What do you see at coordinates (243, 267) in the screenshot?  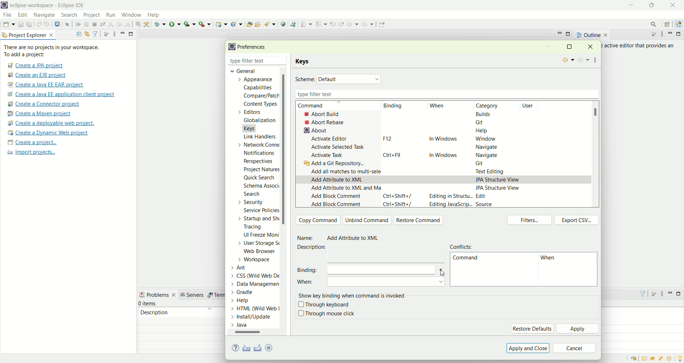 I see `Ant` at bounding box center [243, 267].